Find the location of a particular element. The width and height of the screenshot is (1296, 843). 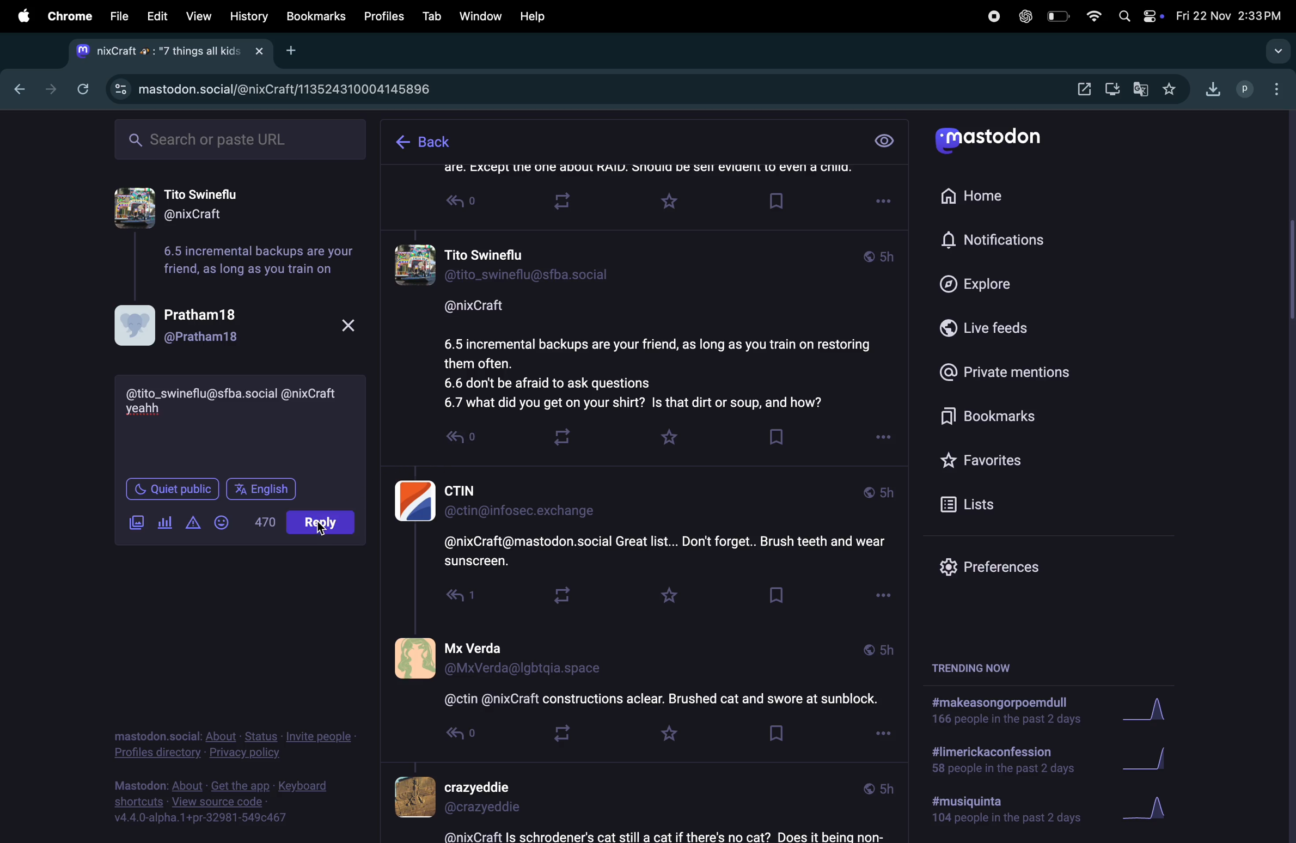

window is located at coordinates (481, 14).